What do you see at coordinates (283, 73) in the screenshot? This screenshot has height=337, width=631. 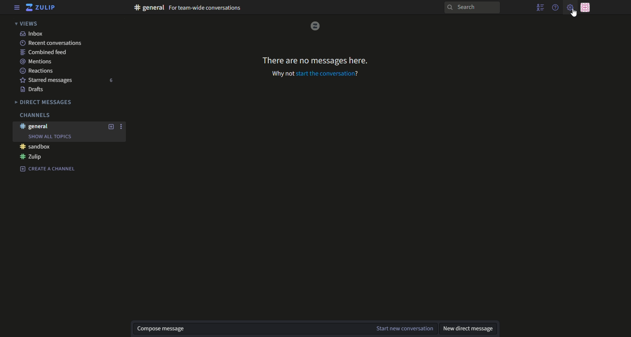 I see `why not` at bounding box center [283, 73].